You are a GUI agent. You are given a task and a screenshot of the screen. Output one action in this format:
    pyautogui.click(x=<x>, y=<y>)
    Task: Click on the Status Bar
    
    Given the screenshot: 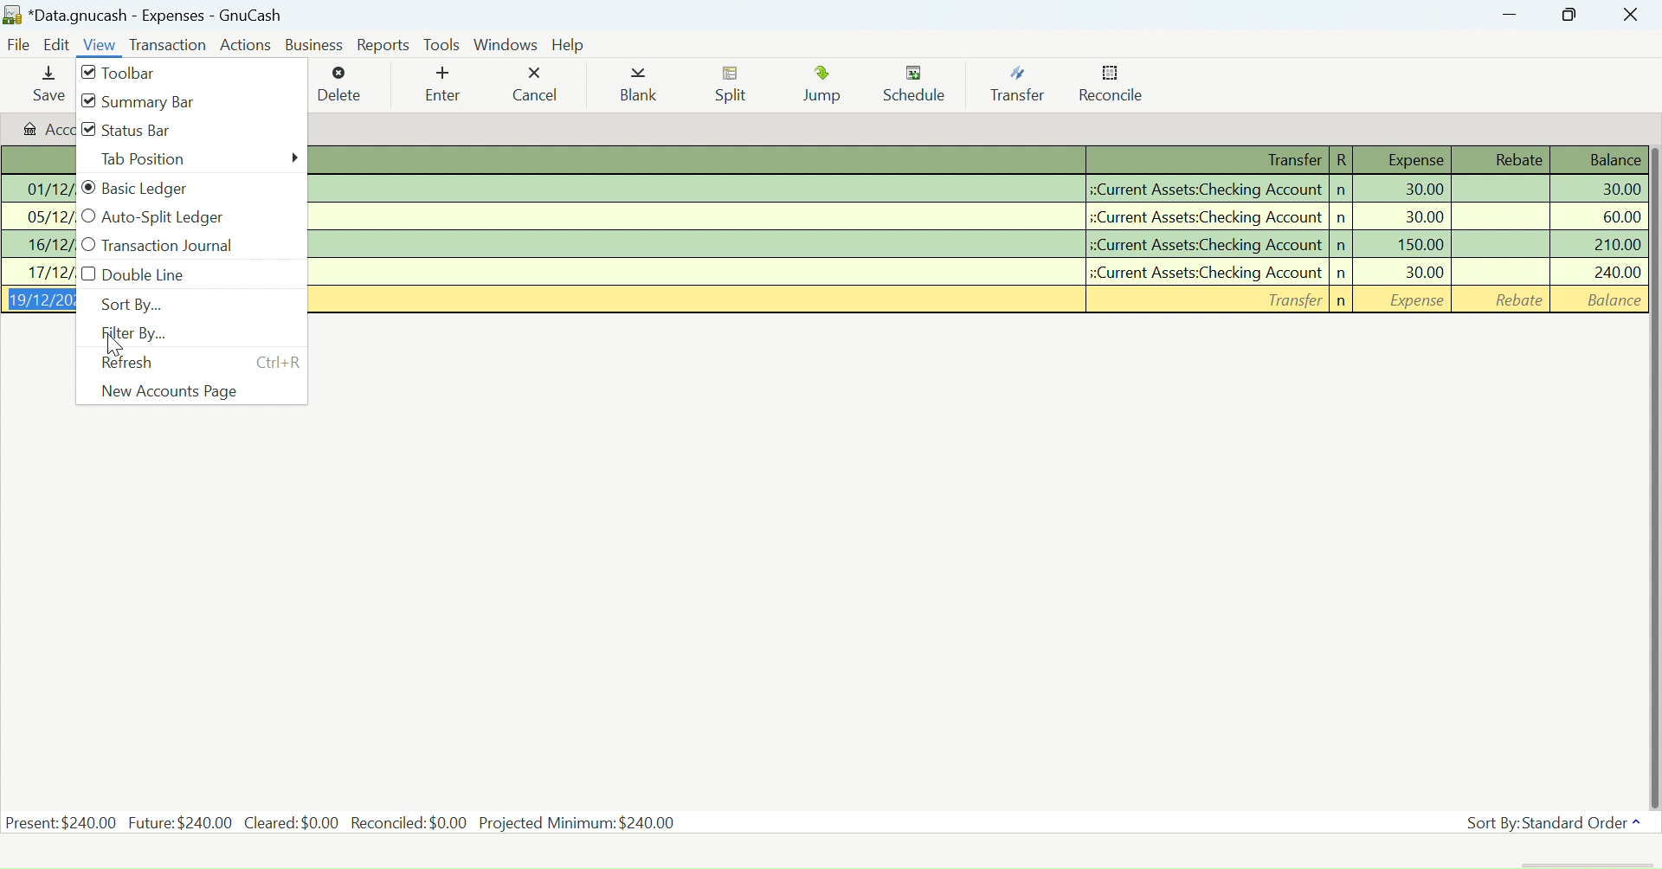 What is the action you would take?
    pyautogui.click(x=158, y=132)
    